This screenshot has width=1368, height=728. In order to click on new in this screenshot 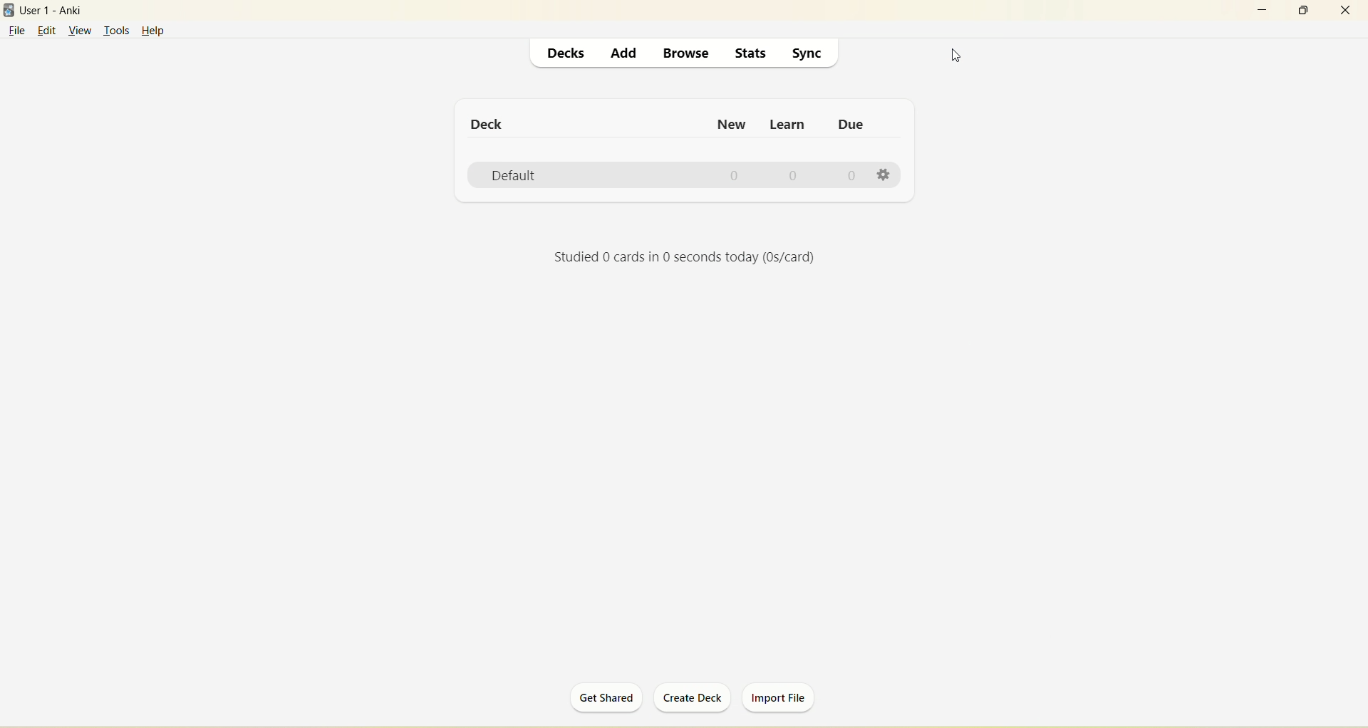, I will do `click(734, 126)`.